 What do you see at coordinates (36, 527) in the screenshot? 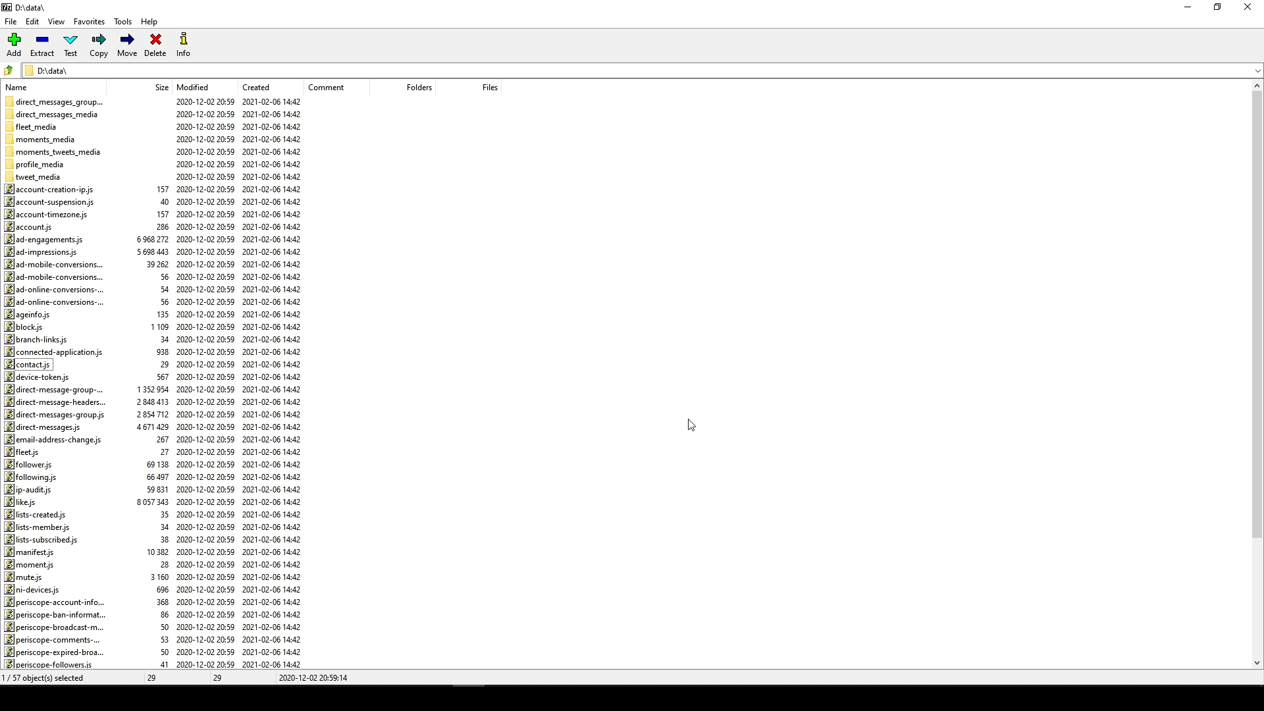
I see `lists-member.js` at bounding box center [36, 527].